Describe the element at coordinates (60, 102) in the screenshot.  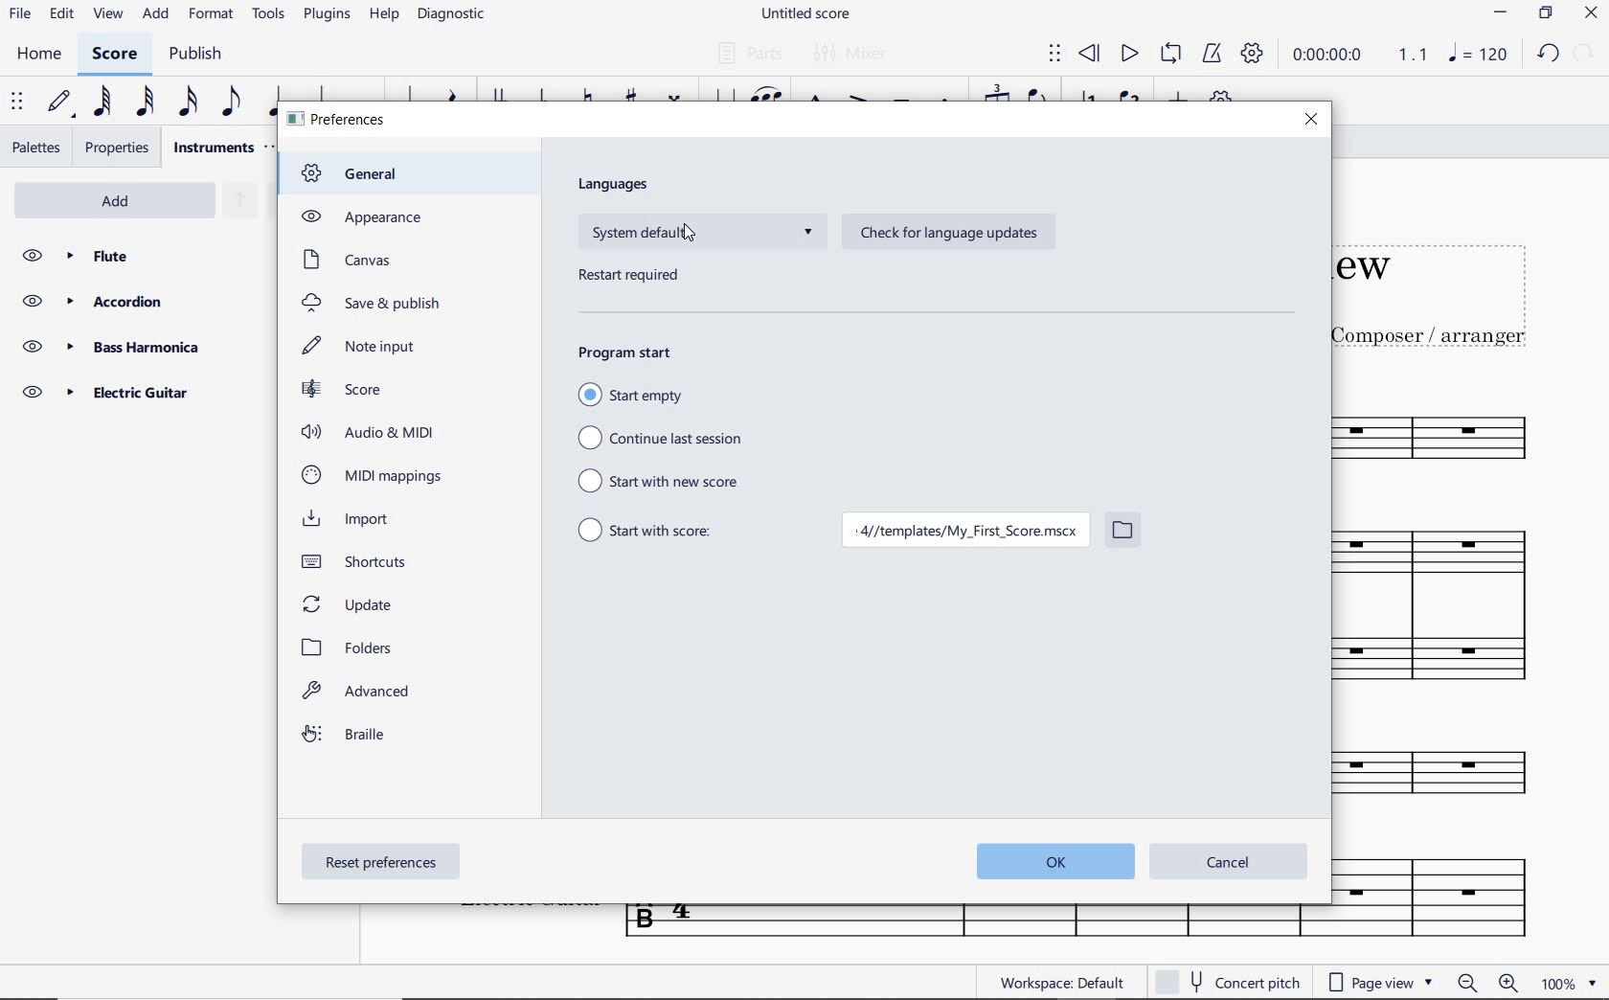
I see `default (step time)` at that location.